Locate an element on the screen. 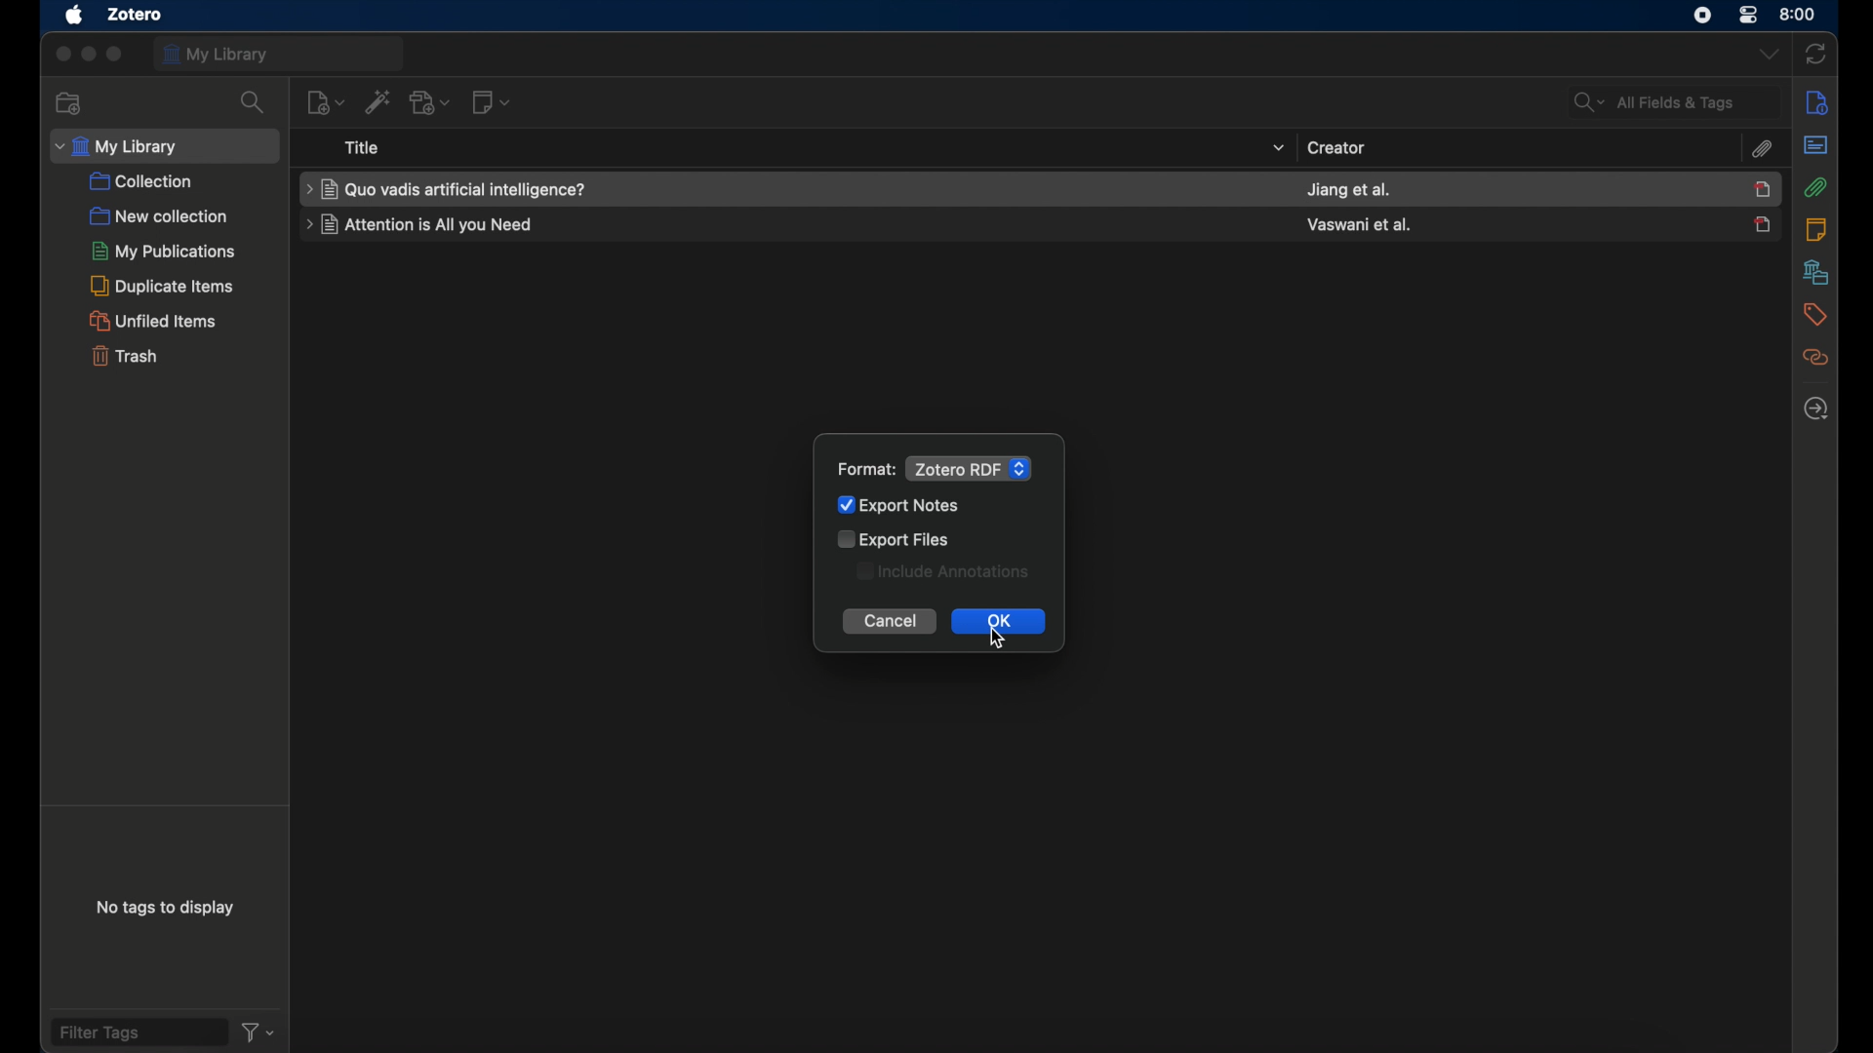 The width and height of the screenshot is (1873, 1053). title dropdown menu is located at coordinates (1276, 148).